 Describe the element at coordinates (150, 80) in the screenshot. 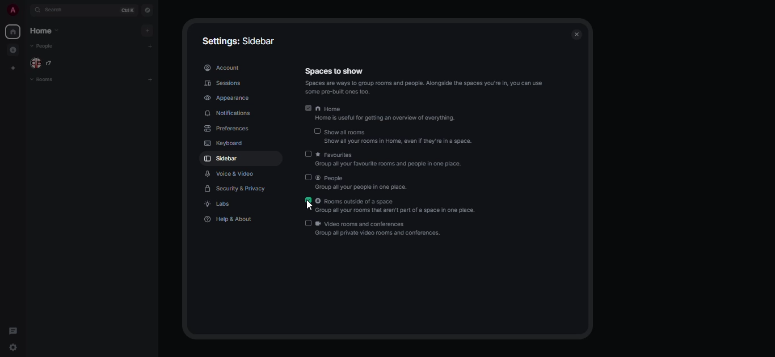

I see `add` at that location.